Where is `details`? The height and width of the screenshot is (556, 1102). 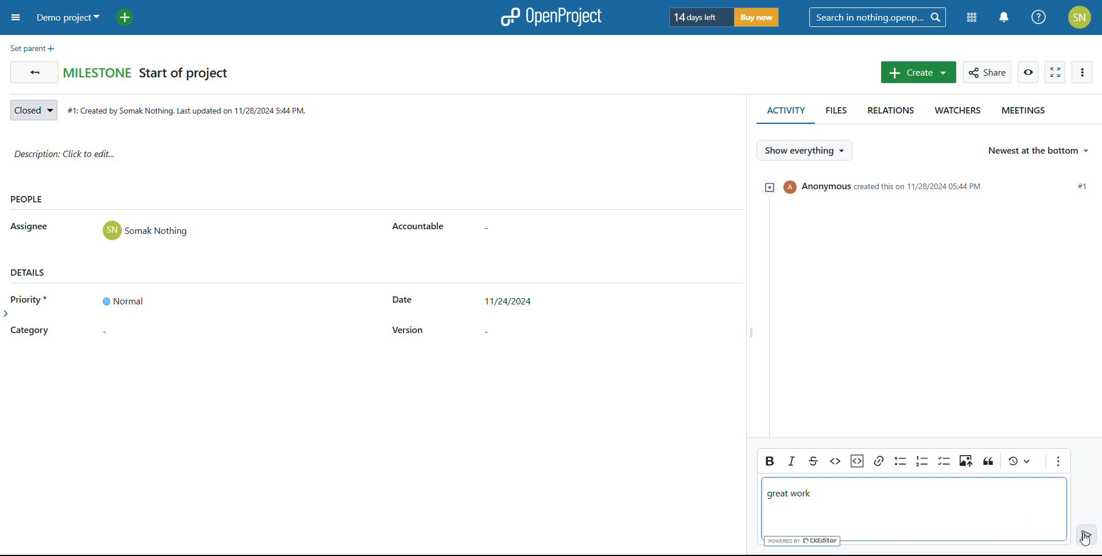 details is located at coordinates (29, 272).